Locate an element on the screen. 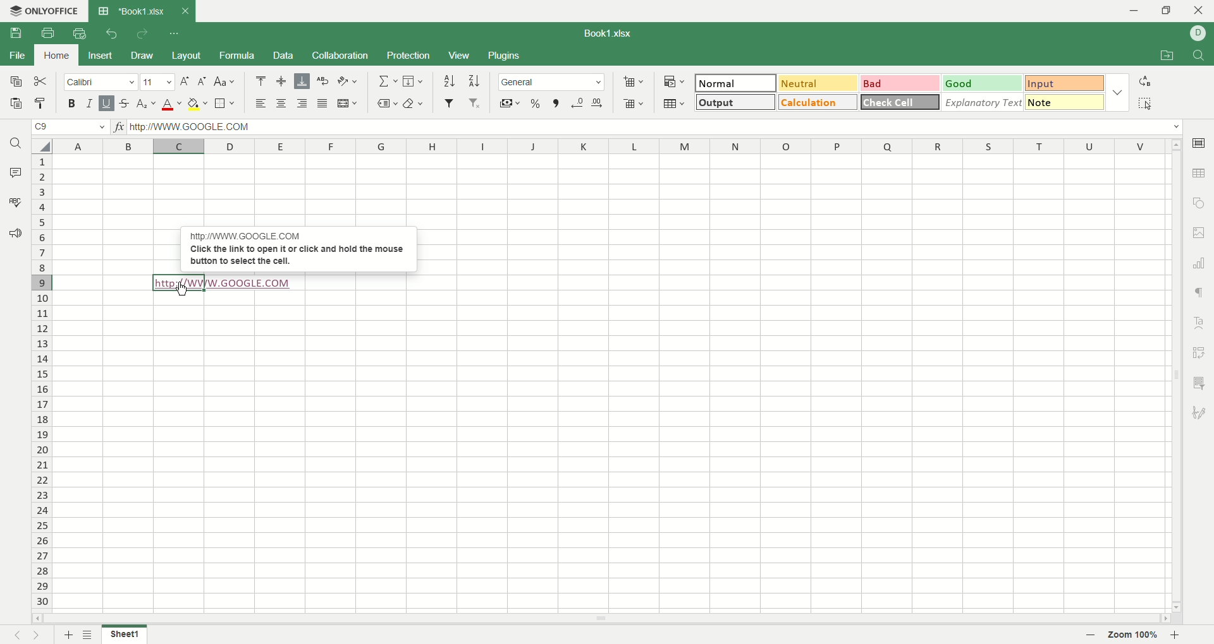 The image size is (1214, 644). sheet tab is located at coordinates (130, 11).